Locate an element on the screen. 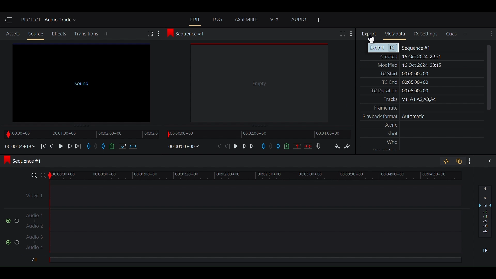 This screenshot has width=496, height=279. VFX is located at coordinates (274, 19).